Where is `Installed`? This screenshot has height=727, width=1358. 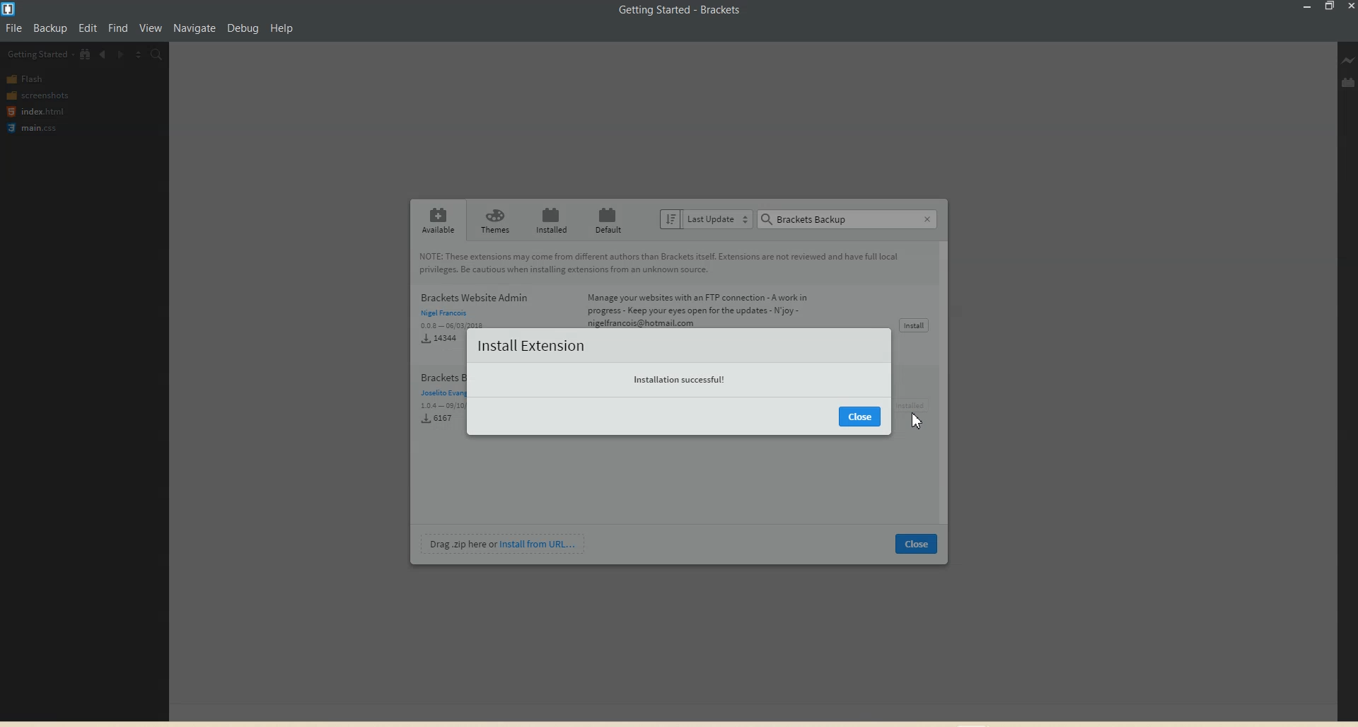 Installed is located at coordinates (551, 220).